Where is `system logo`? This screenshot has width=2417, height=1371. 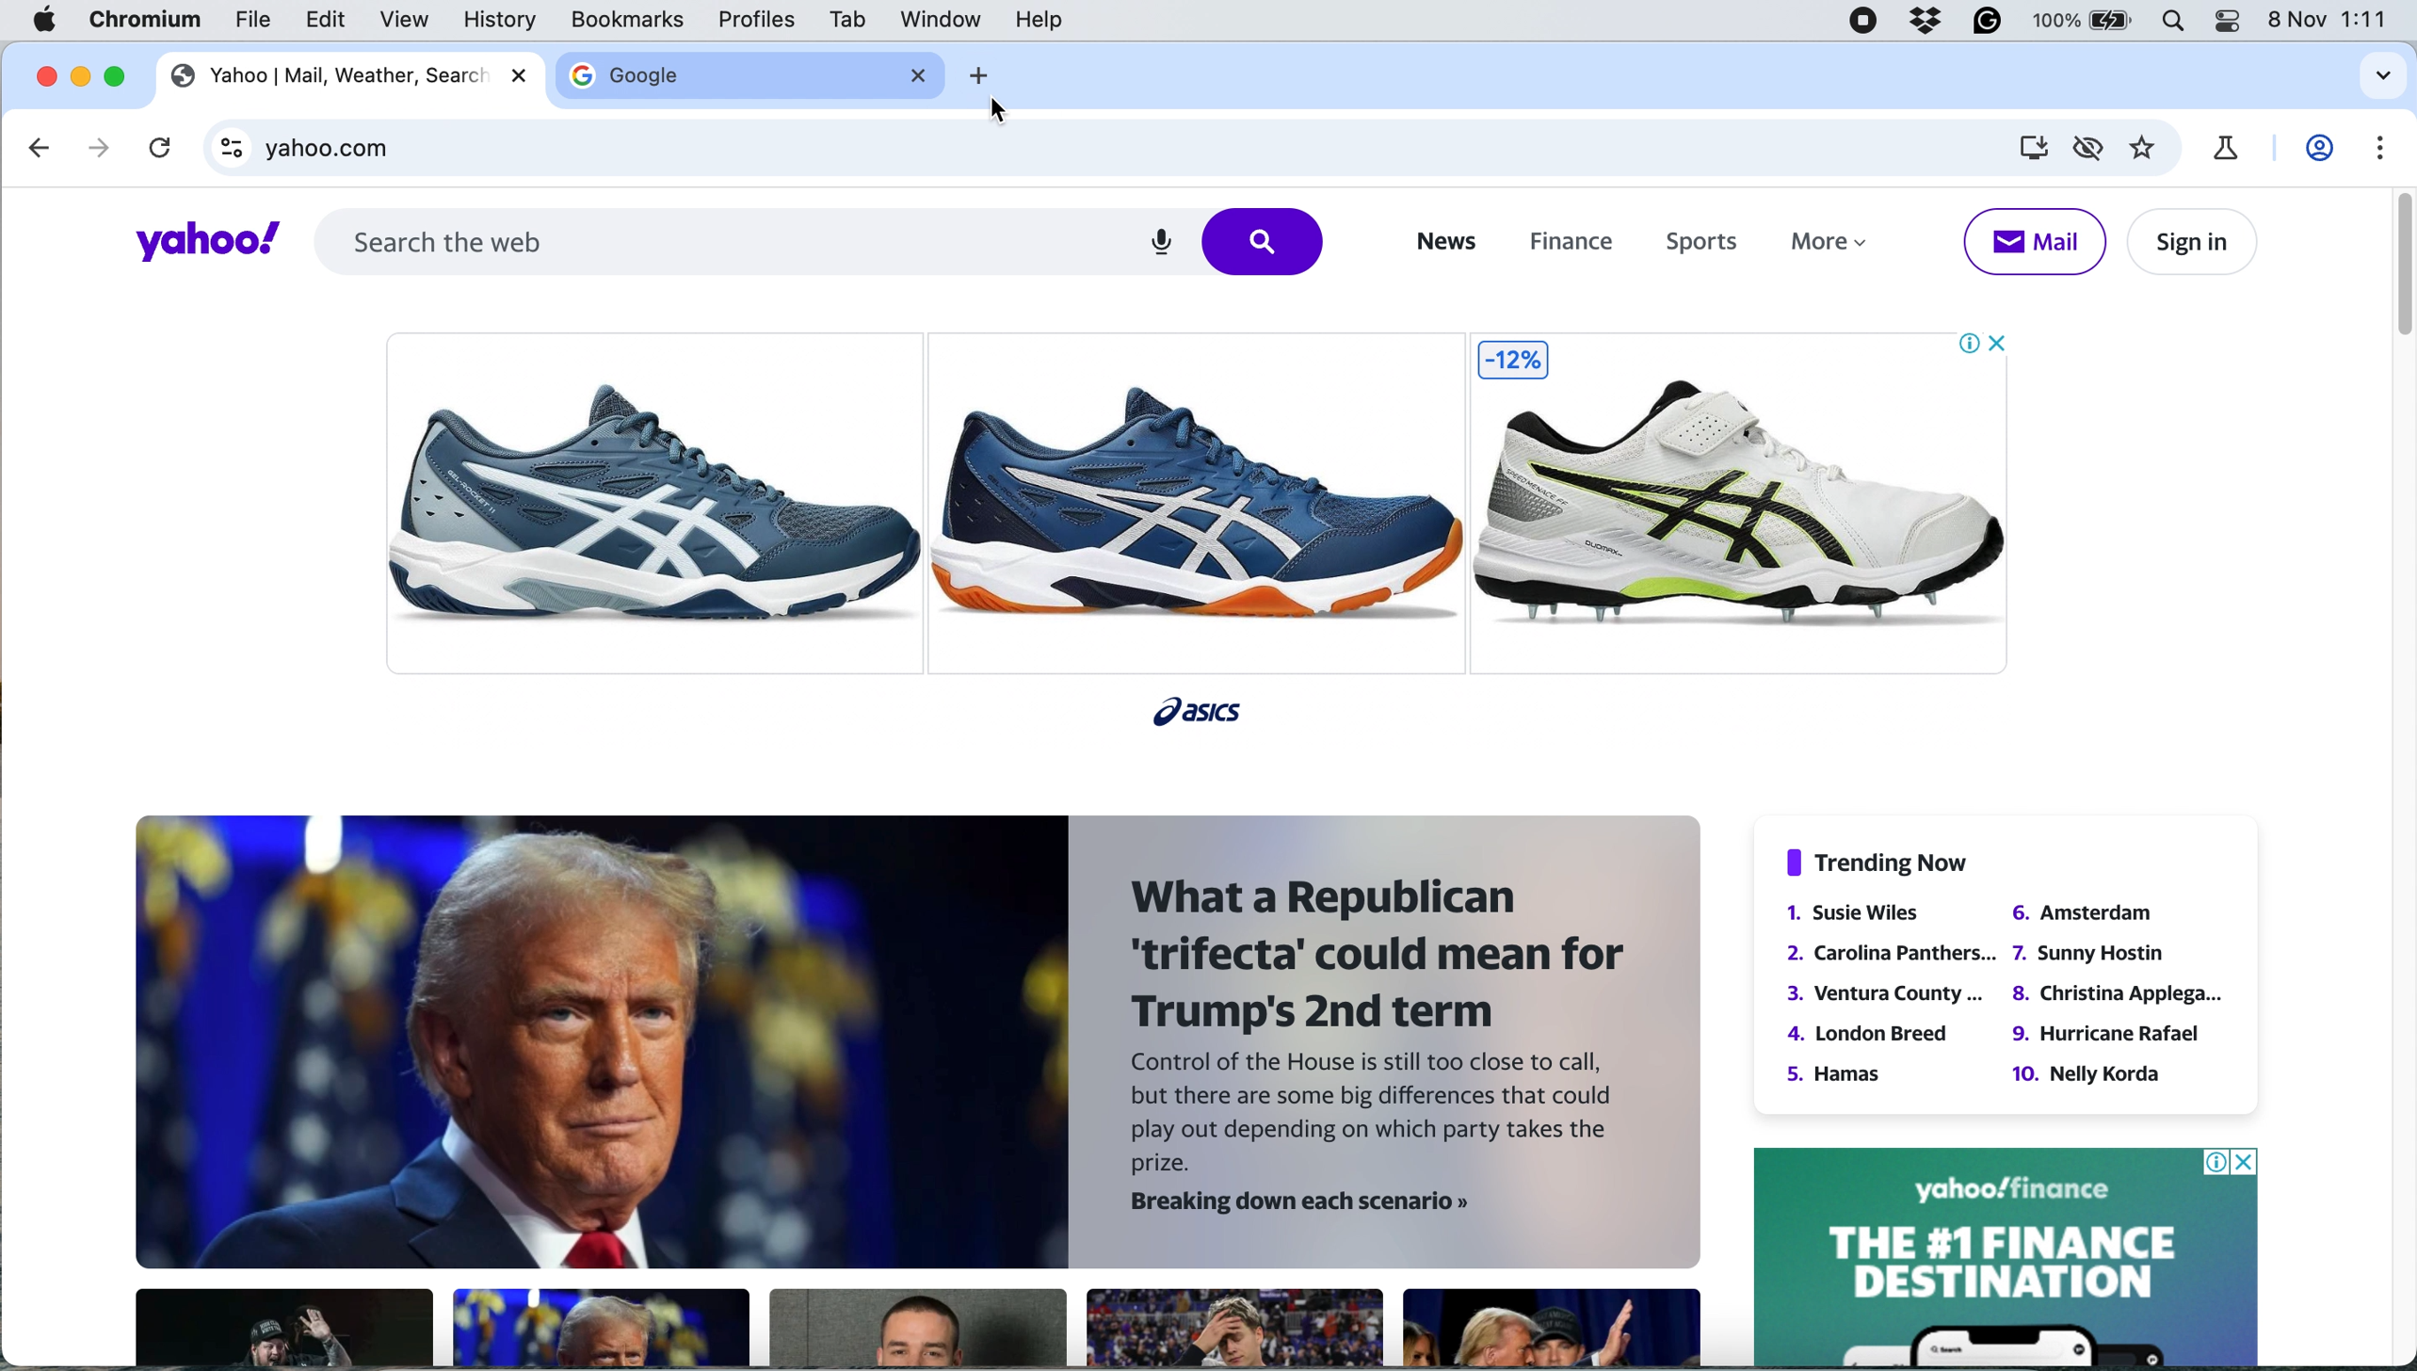
system logo is located at coordinates (46, 21).